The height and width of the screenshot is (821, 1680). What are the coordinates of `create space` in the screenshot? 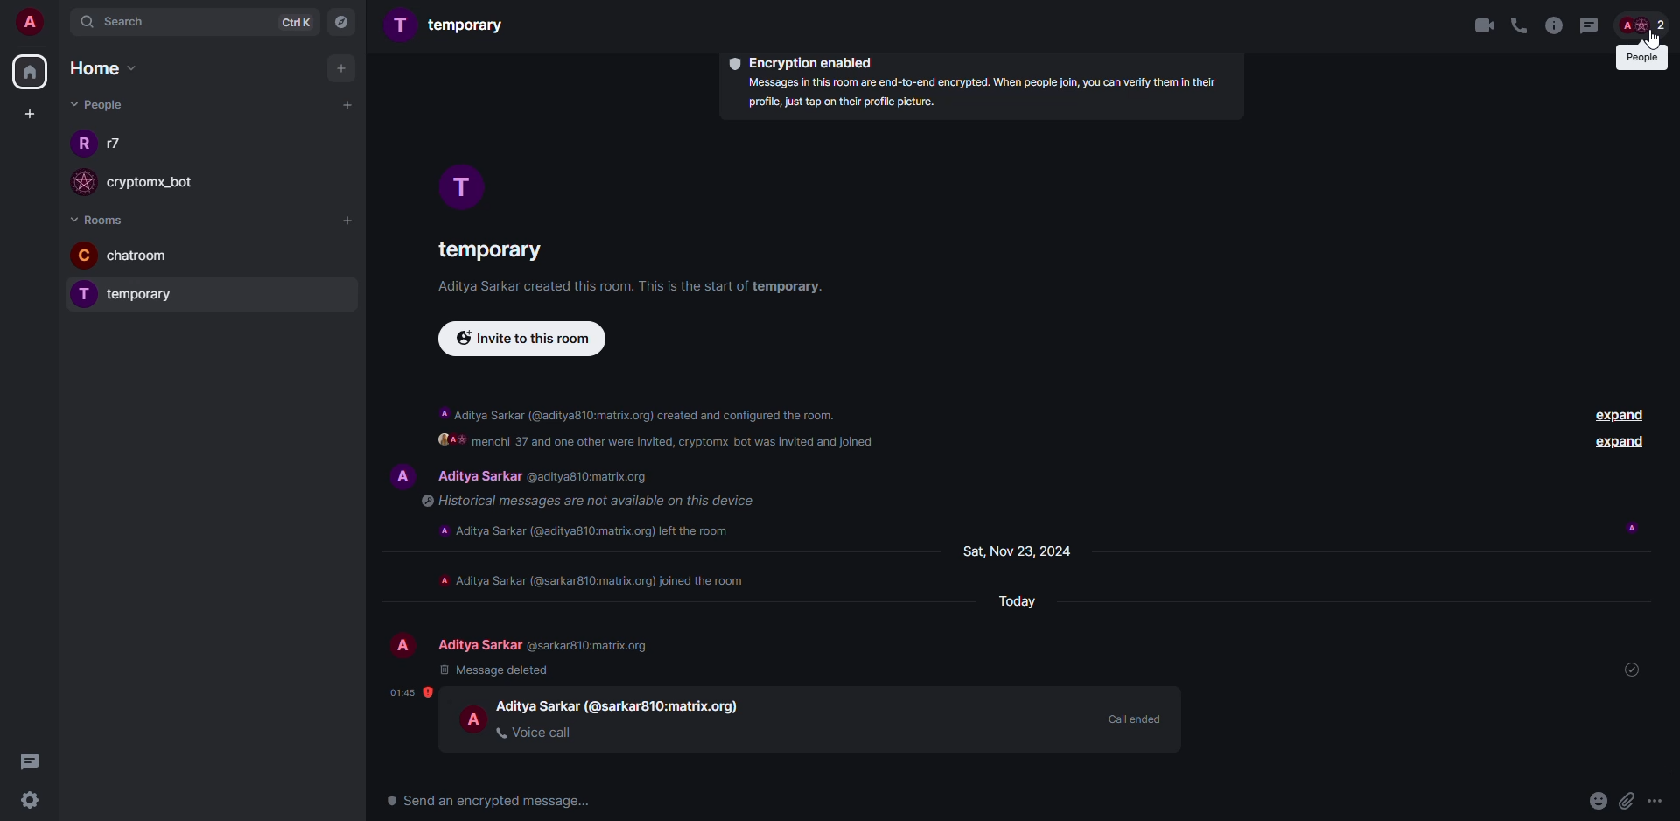 It's located at (30, 113).